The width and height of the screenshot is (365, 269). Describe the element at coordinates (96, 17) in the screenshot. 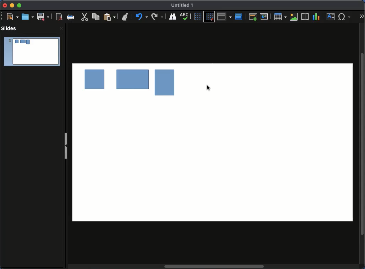

I see `Copy` at that location.